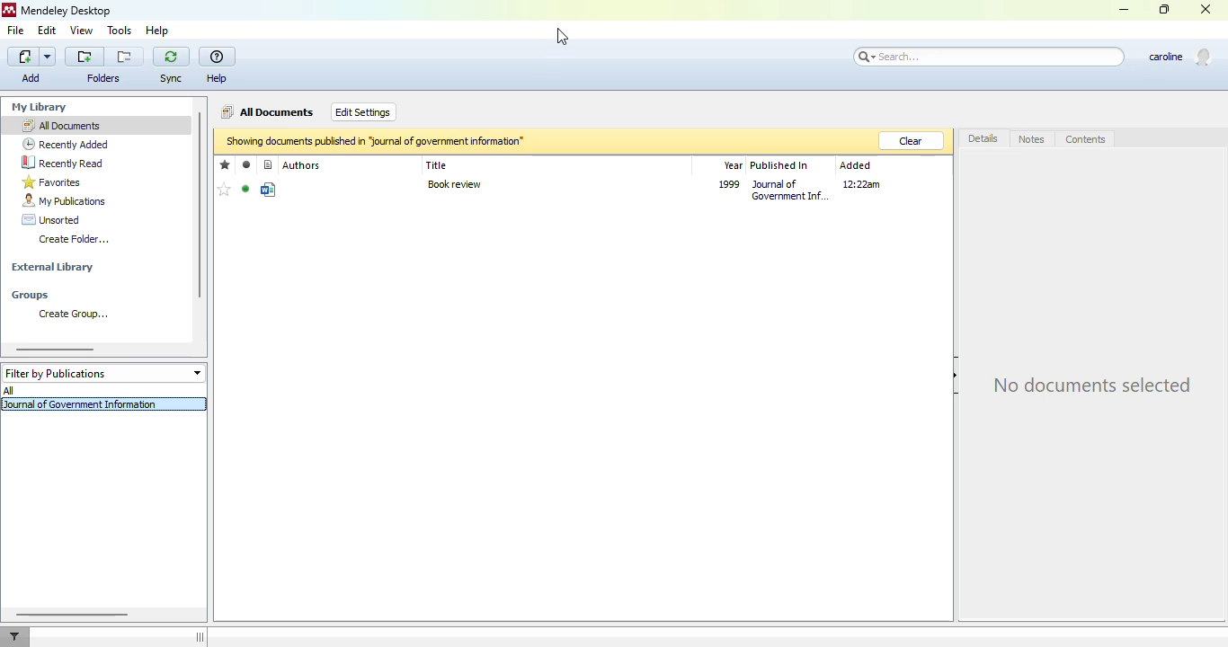 This screenshot has height=647, width=1228. Describe the element at coordinates (957, 375) in the screenshot. I see `hide` at that location.